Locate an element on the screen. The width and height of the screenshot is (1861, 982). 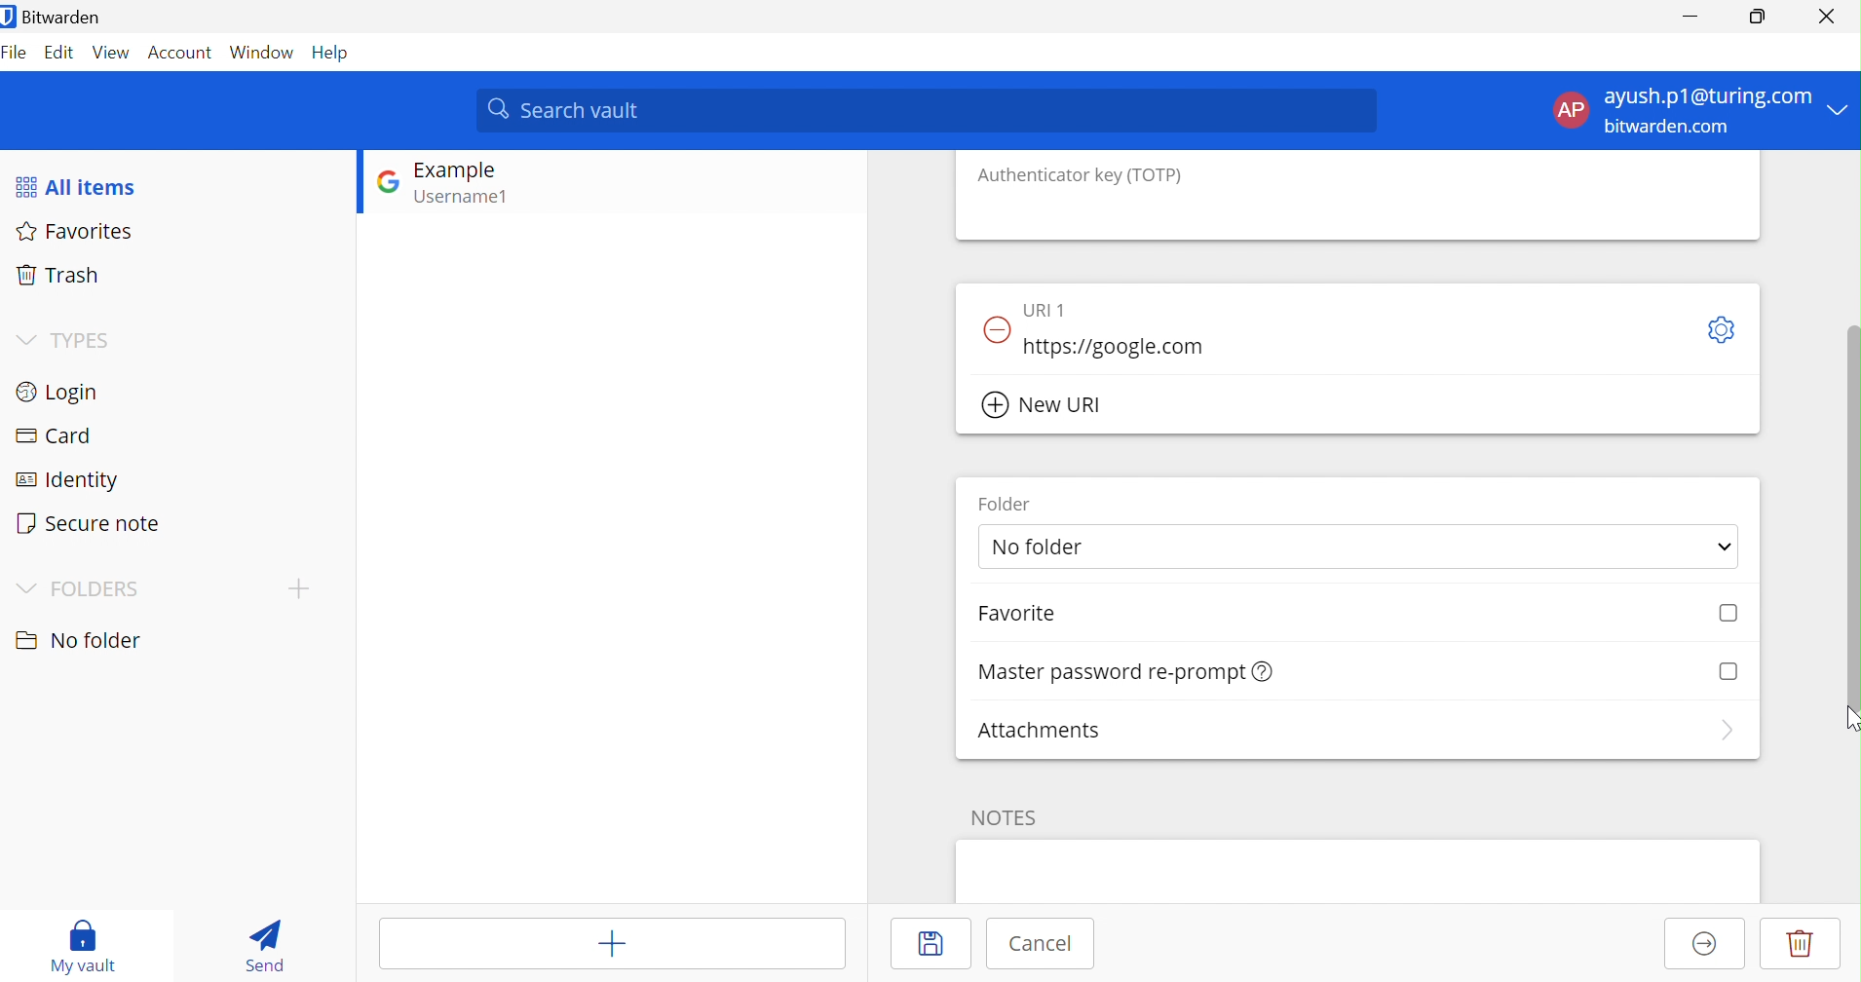
Attachments is located at coordinates (1040, 730).